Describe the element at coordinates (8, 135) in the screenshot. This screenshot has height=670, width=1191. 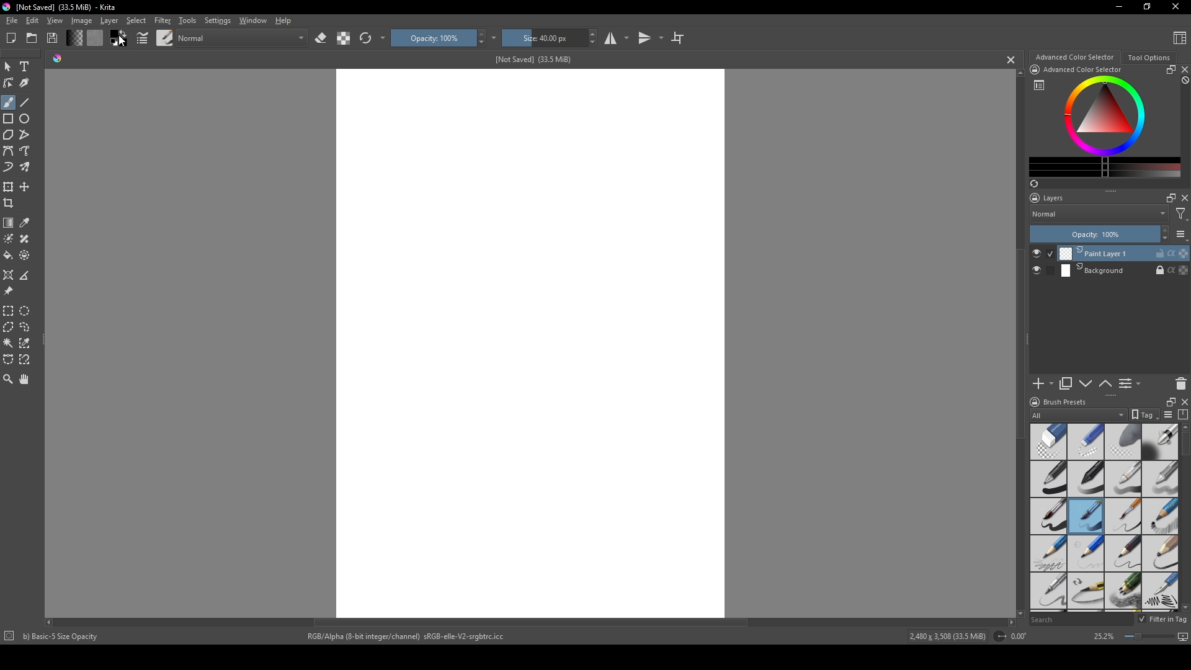
I see `polygon` at that location.